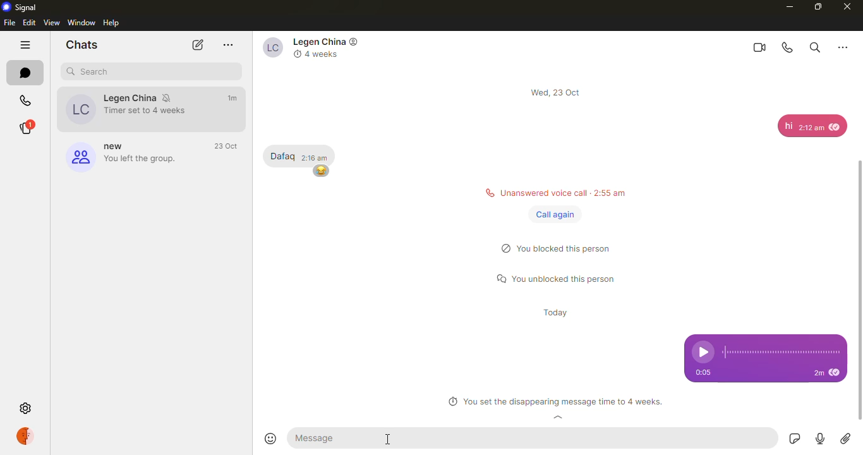 This screenshot has height=455, width=863. I want to click on emoji, so click(272, 439).